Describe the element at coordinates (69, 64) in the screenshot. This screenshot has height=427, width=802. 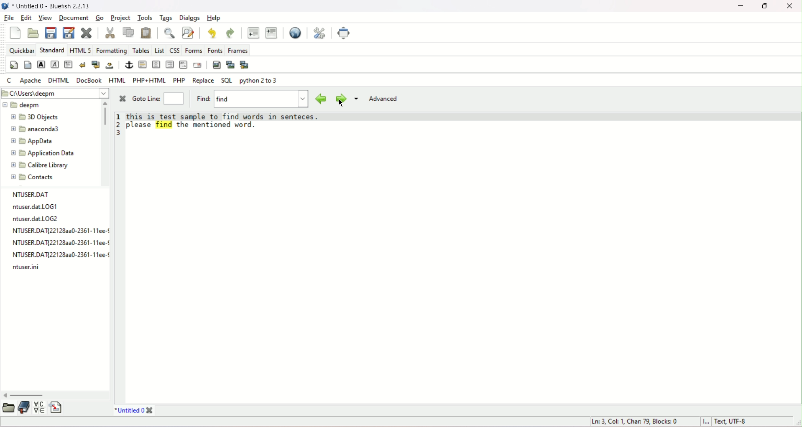
I see `paragraph` at that location.